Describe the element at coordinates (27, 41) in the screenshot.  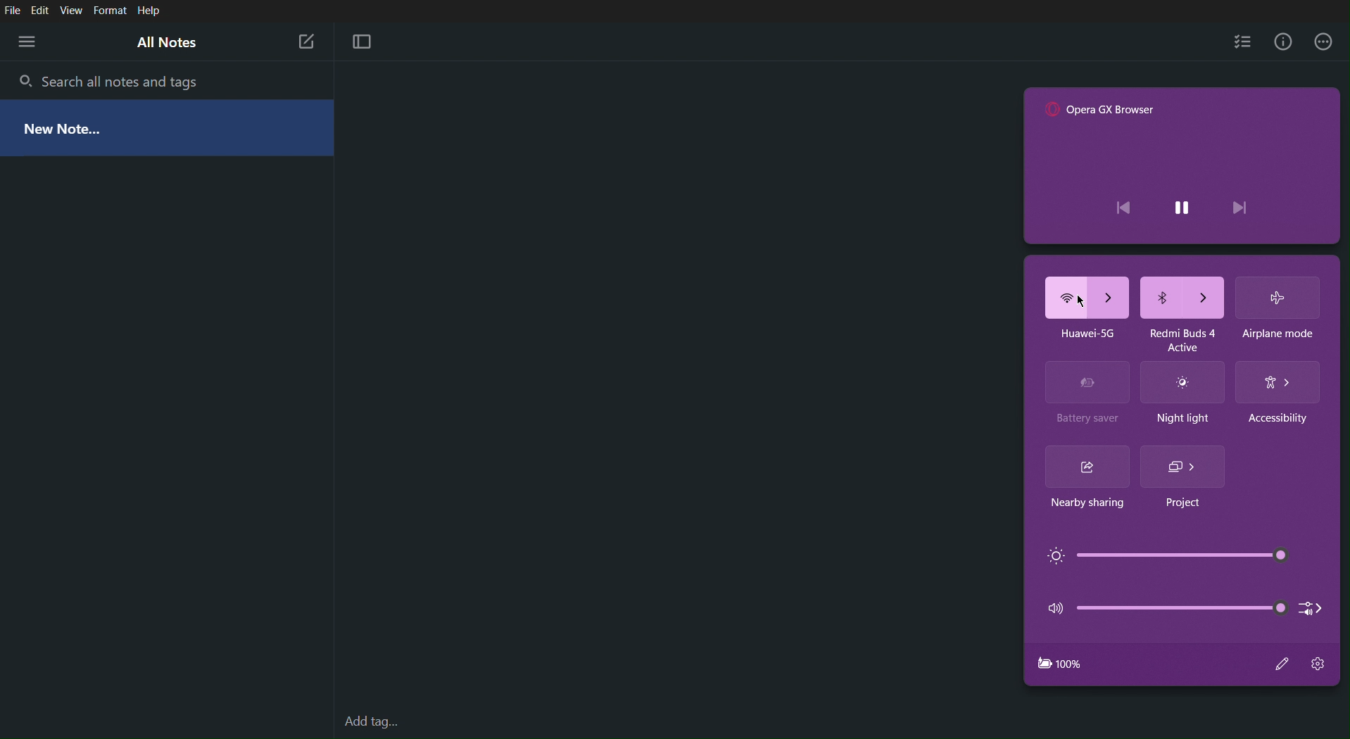
I see `More` at that location.